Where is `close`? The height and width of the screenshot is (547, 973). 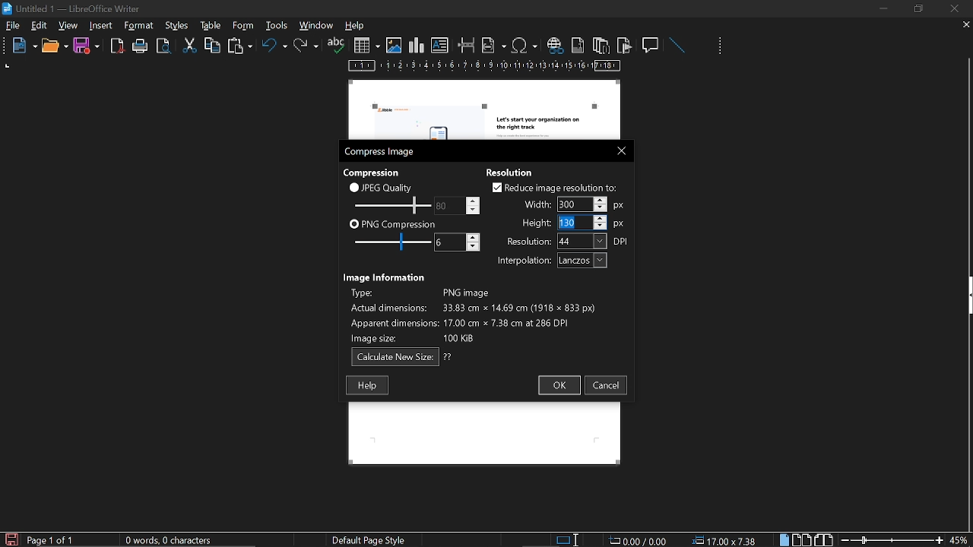 close is located at coordinates (618, 150).